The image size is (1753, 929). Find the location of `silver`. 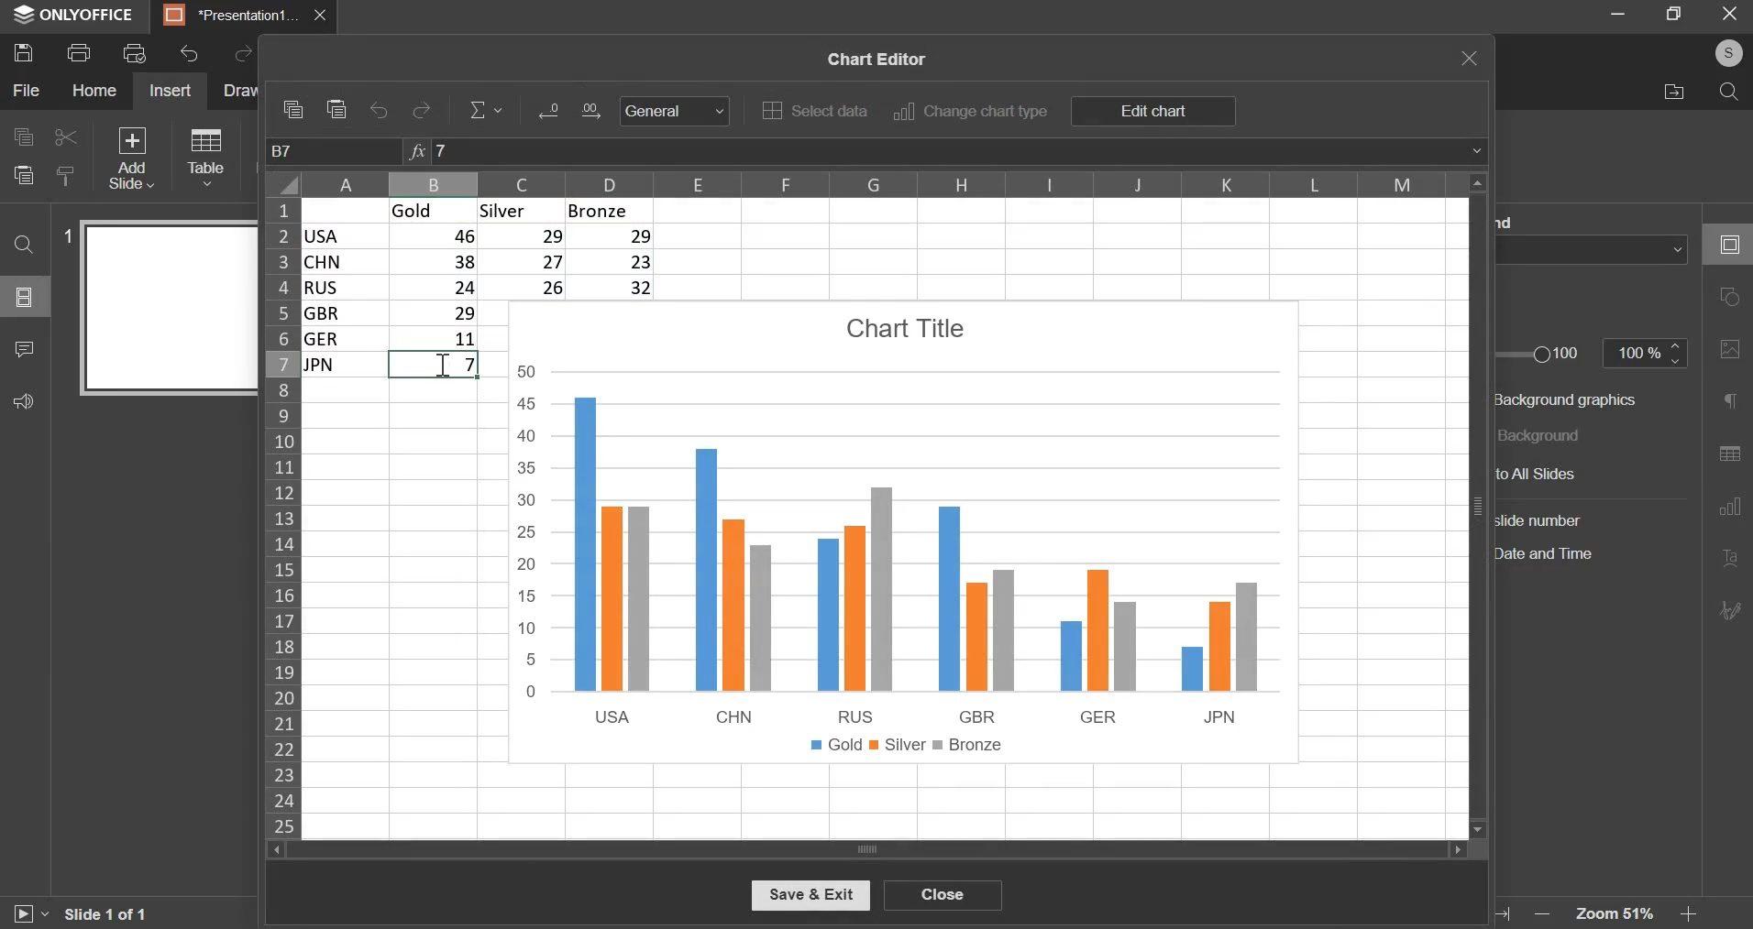

silver is located at coordinates (515, 210).